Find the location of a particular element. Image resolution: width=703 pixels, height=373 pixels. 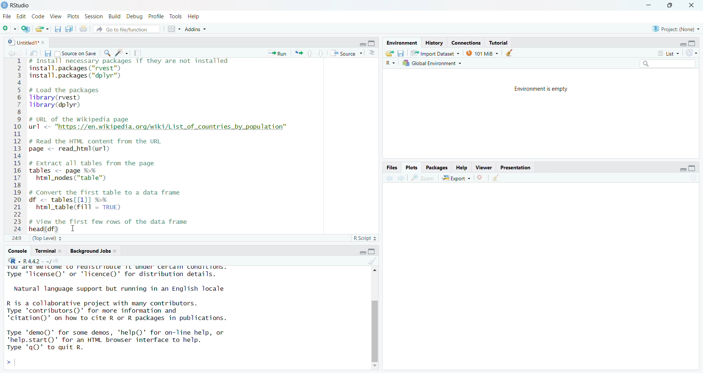

Source is located at coordinates (346, 53).